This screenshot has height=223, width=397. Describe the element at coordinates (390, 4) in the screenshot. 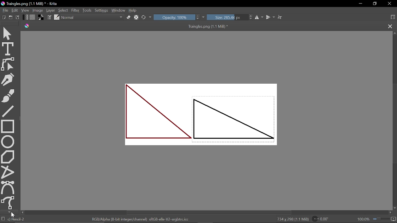

I see `Close` at that location.